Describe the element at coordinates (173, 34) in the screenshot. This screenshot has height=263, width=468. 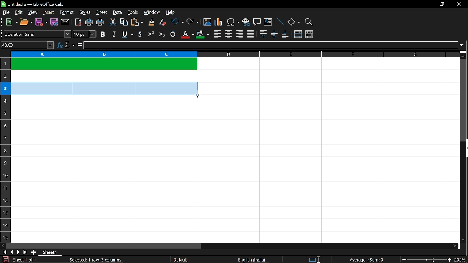
I see `overline` at that location.